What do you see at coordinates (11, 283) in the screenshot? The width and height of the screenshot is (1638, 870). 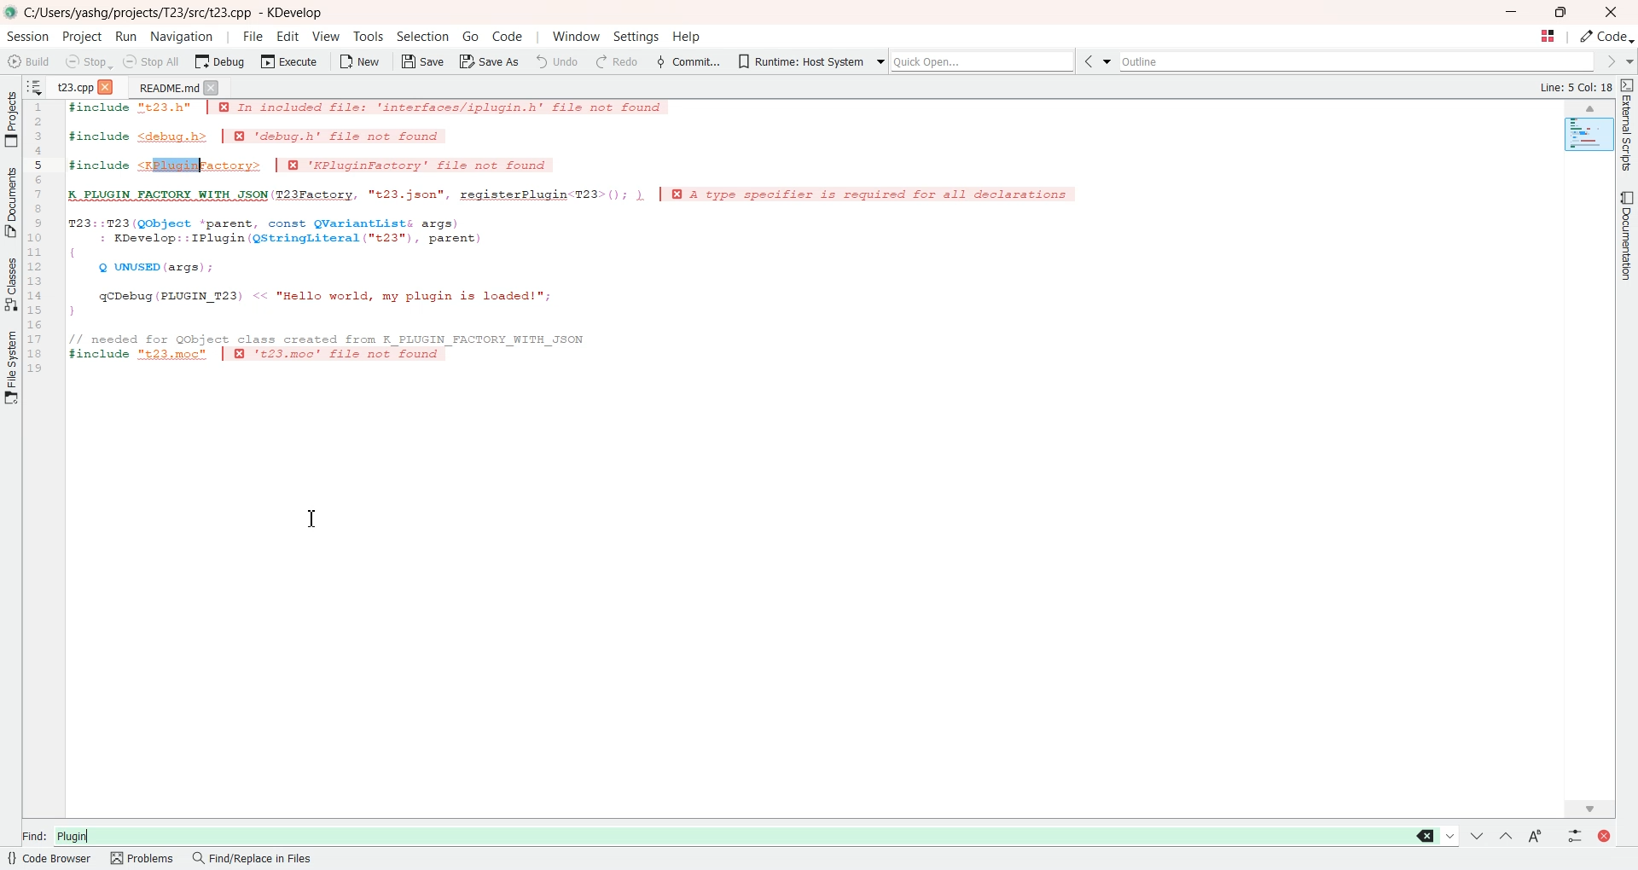 I see `Classes` at bounding box center [11, 283].